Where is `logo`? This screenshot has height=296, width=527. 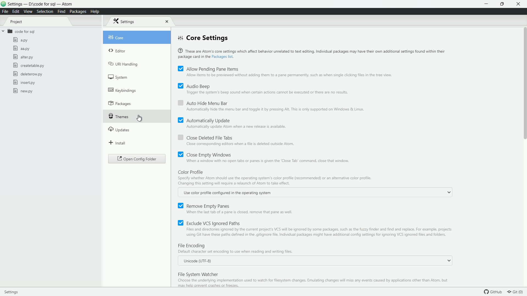
logo is located at coordinates (4, 4).